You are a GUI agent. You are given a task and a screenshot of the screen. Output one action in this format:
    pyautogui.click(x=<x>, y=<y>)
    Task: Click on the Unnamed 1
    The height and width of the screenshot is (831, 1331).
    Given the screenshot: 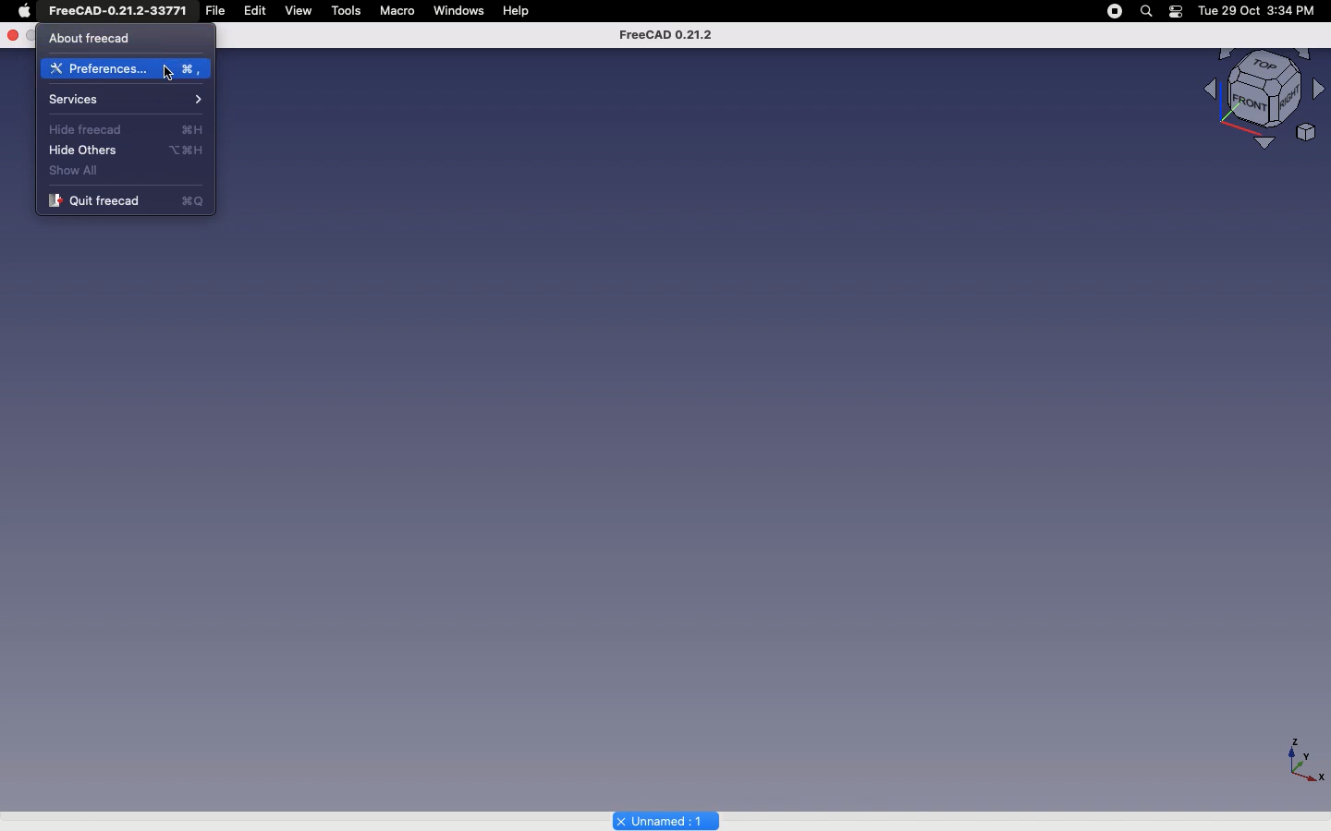 What is the action you would take?
    pyautogui.click(x=659, y=817)
    